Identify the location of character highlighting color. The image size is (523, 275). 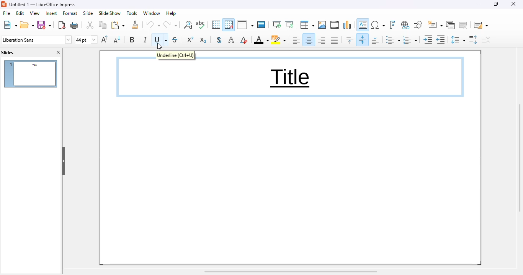
(279, 40).